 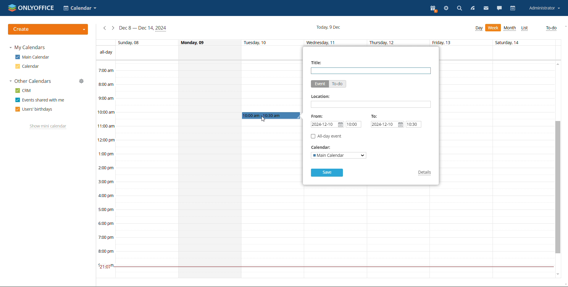 What do you see at coordinates (323, 148) in the screenshot?
I see `Calendar:` at bounding box center [323, 148].